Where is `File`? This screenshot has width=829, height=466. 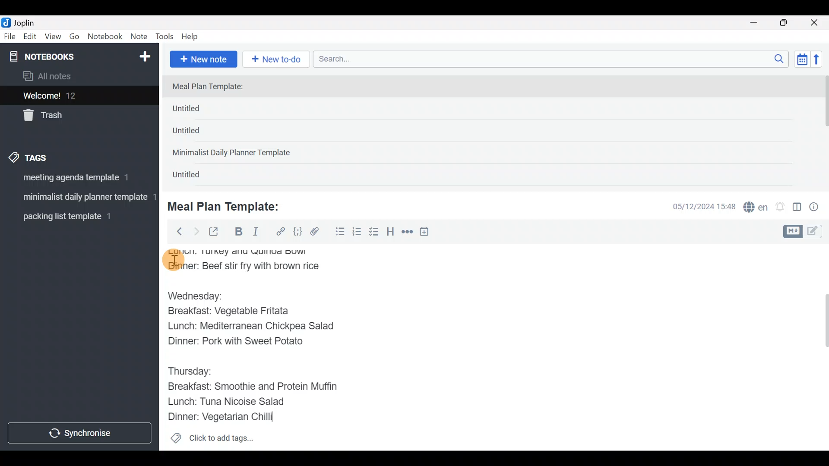
File is located at coordinates (10, 37).